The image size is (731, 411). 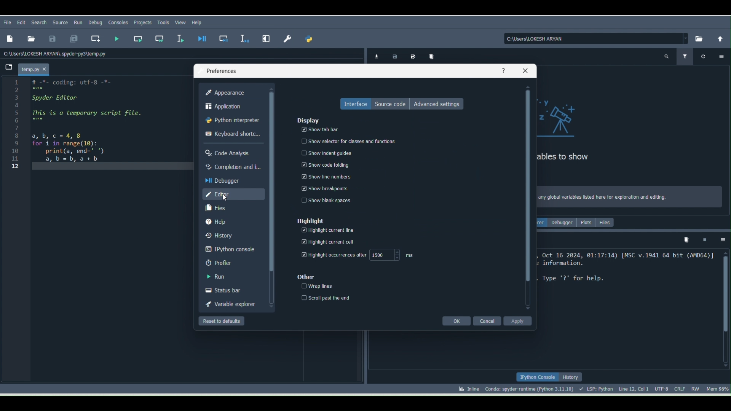 What do you see at coordinates (160, 38) in the screenshot?
I see `Run current cell and go to the next on (Shift + Return)` at bounding box center [160, 38].